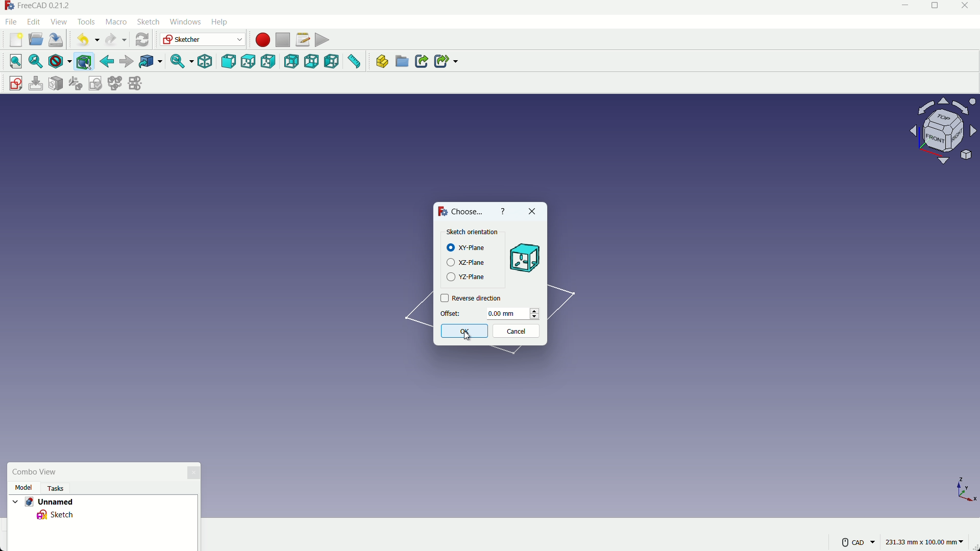 The height and width of the screenshot is (551, 980). What do you see at coordinates (531, 212) in the screenshot?
I see `close` at bounding box center [531, 212].